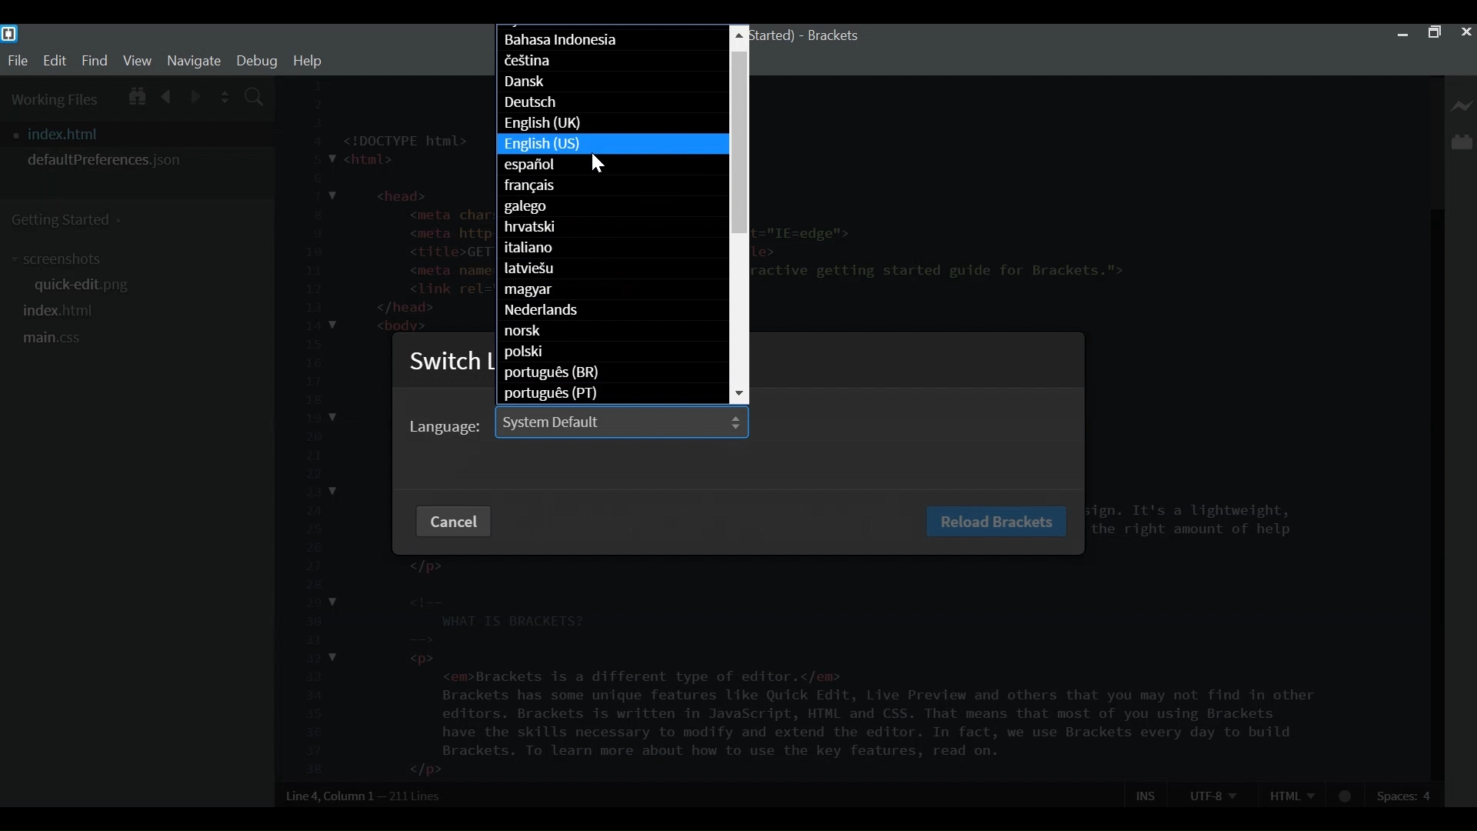 This screenshot has height=831, width=1477. Describe the element at coordinates (612, 142) in the screenshot. I see `English (US)` at that location.